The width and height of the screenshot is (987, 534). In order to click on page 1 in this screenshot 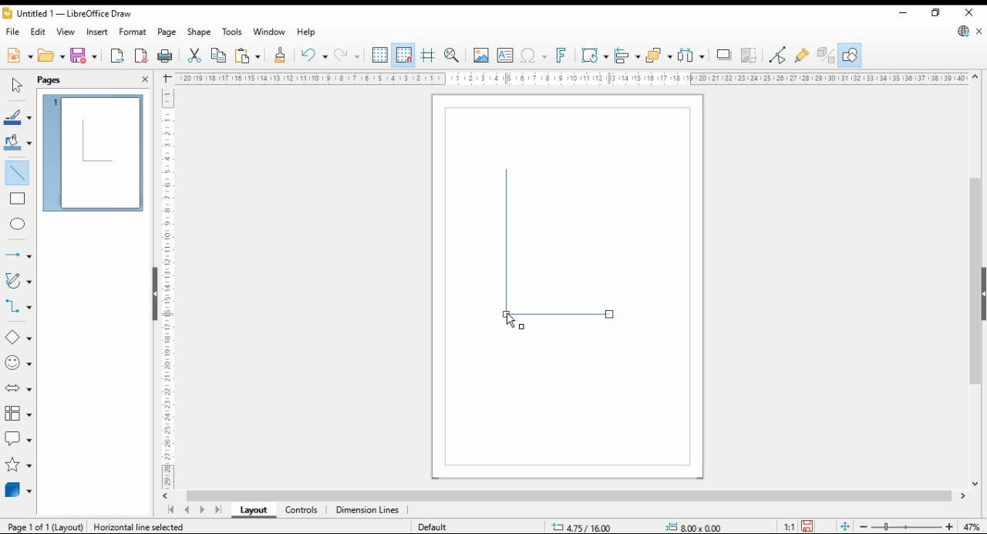, I will do `click(95, 150)`.